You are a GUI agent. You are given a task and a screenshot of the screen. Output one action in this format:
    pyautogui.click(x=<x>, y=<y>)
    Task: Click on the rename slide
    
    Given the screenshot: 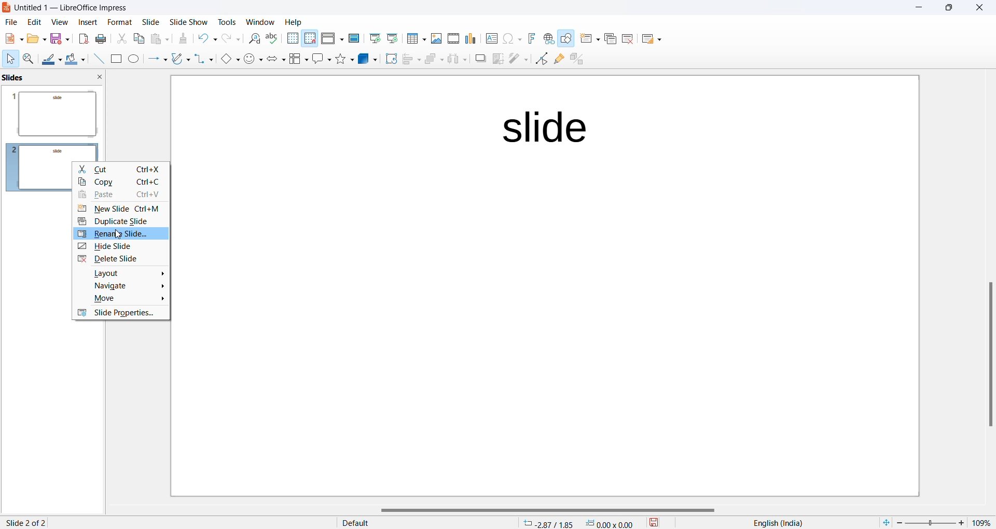 What is the action you would take?
    pyautogui.click(x=118, y=234)
    